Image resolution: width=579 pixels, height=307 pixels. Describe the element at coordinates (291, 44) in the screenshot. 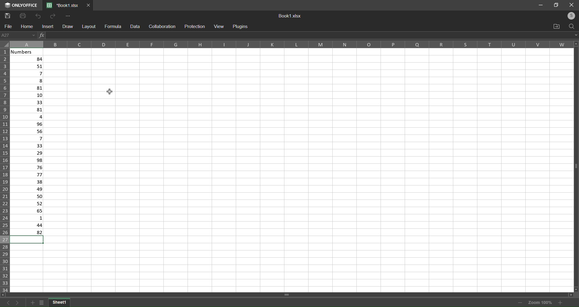

I see `Column label` at that location.